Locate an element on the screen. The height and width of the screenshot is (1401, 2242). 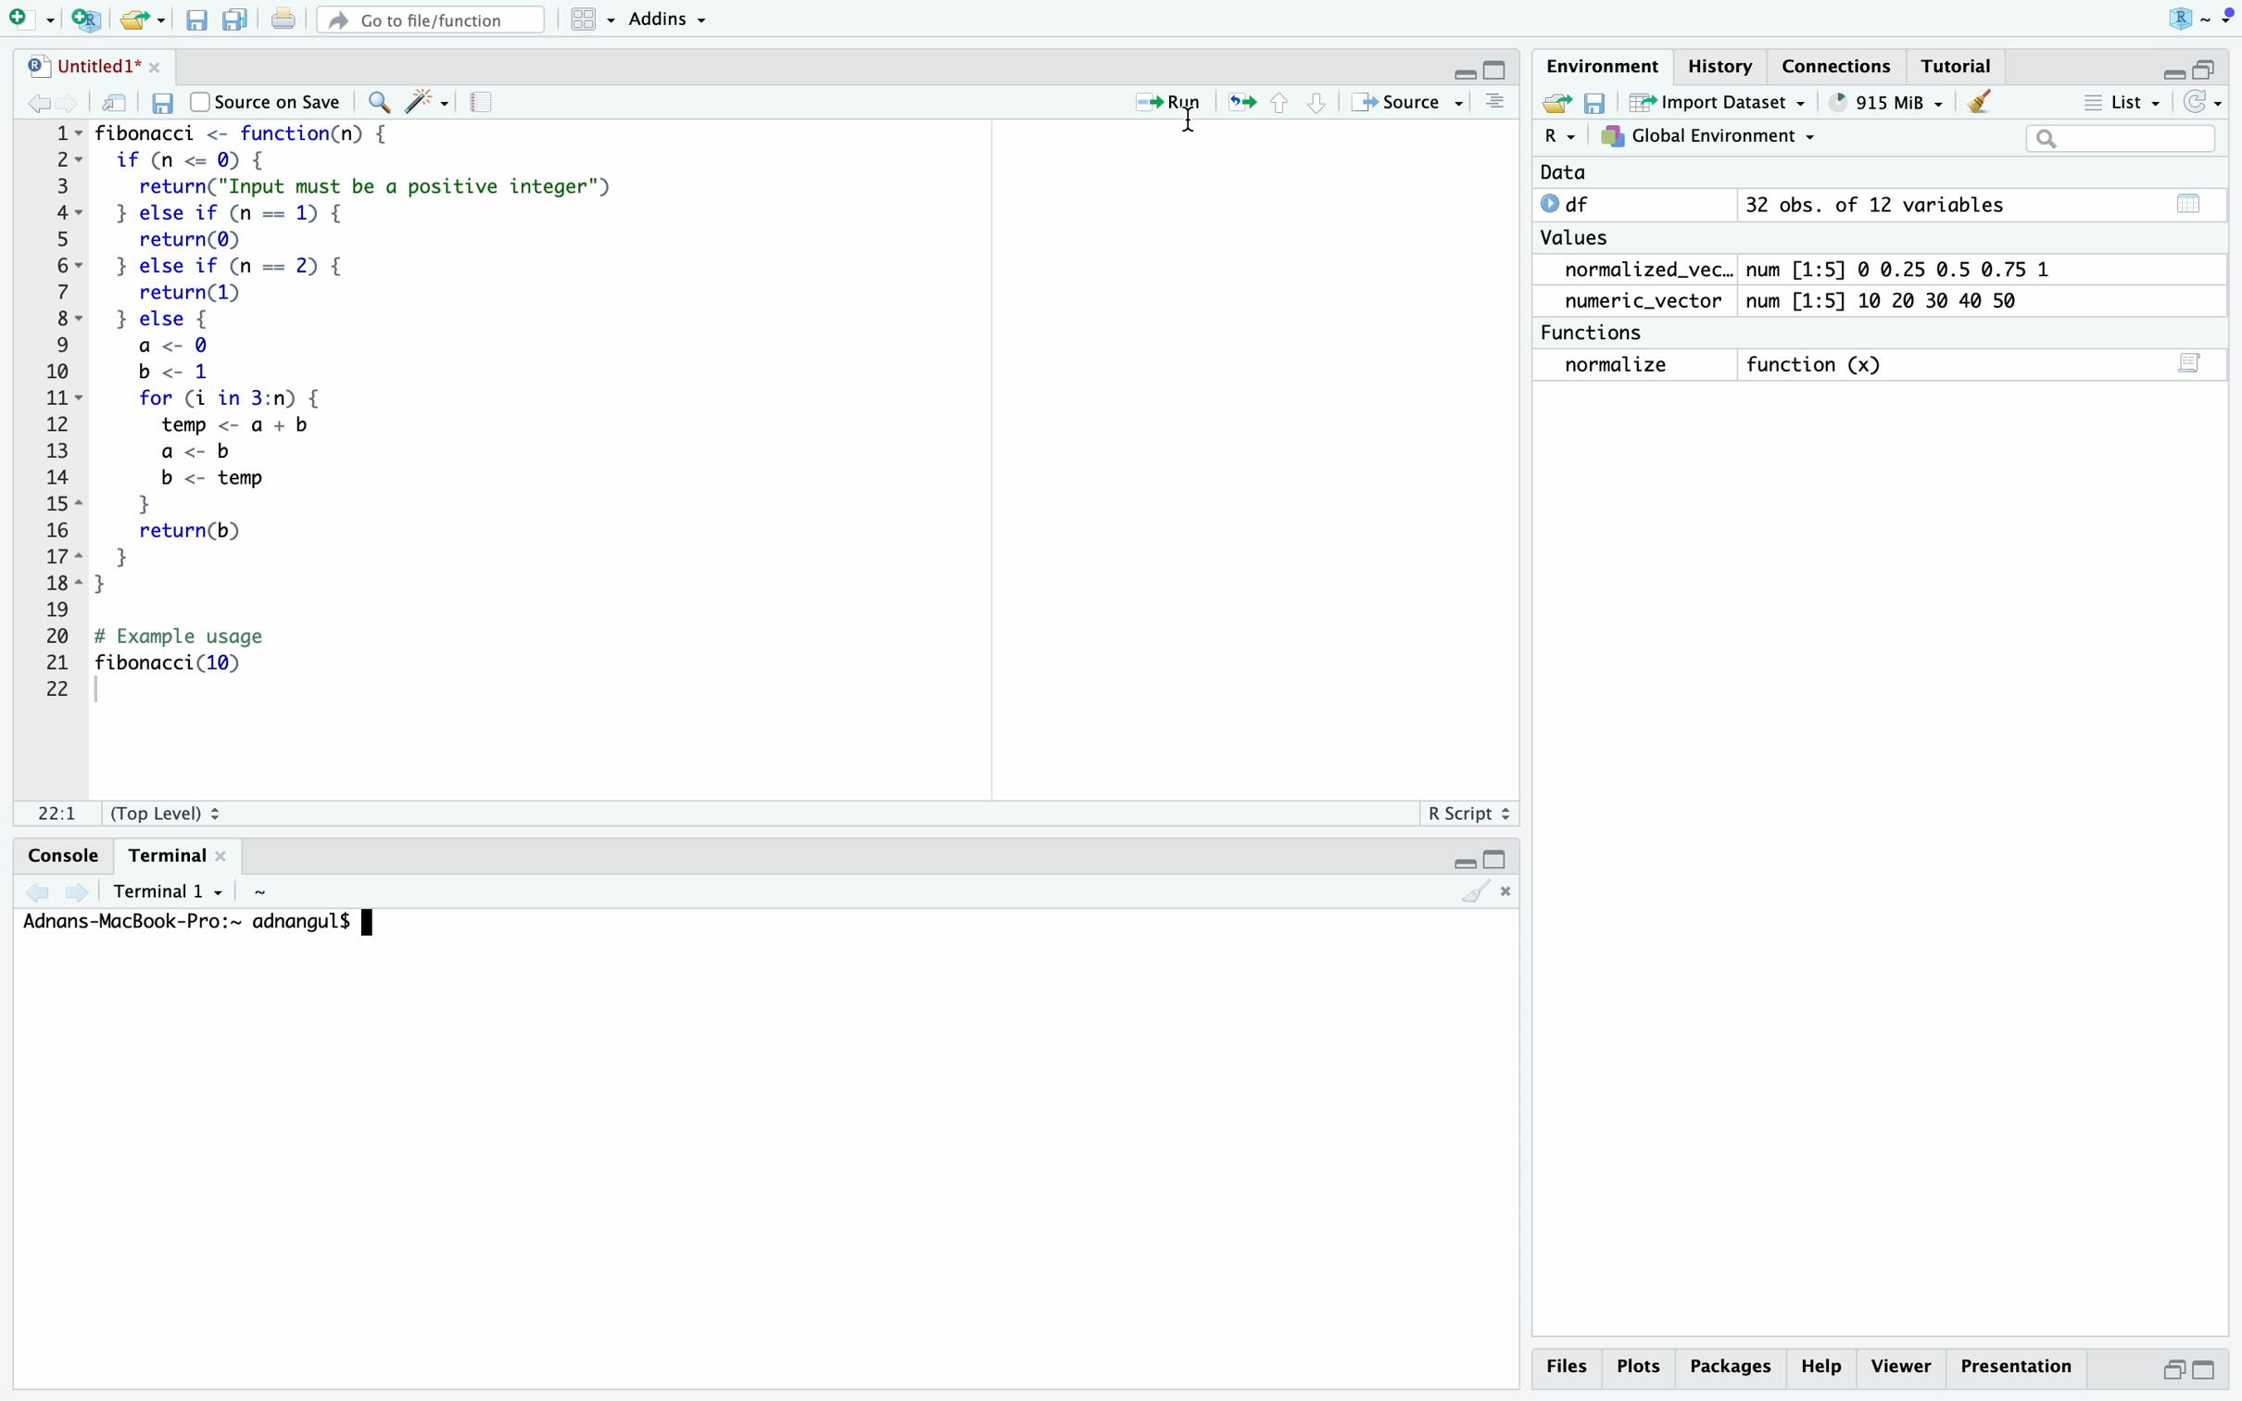
viewer is located at coordinates (1902, 1366).